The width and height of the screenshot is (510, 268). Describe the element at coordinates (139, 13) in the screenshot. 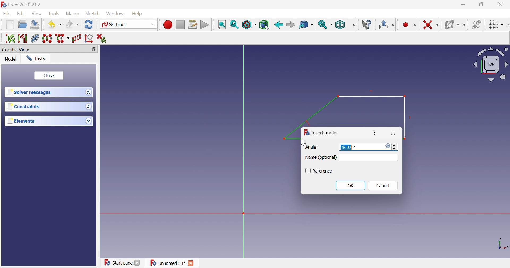

I see `Help` at that location.